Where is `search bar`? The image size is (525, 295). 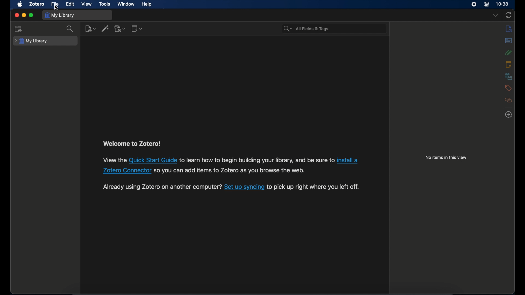 search bar is located at coordinates (332, 29).